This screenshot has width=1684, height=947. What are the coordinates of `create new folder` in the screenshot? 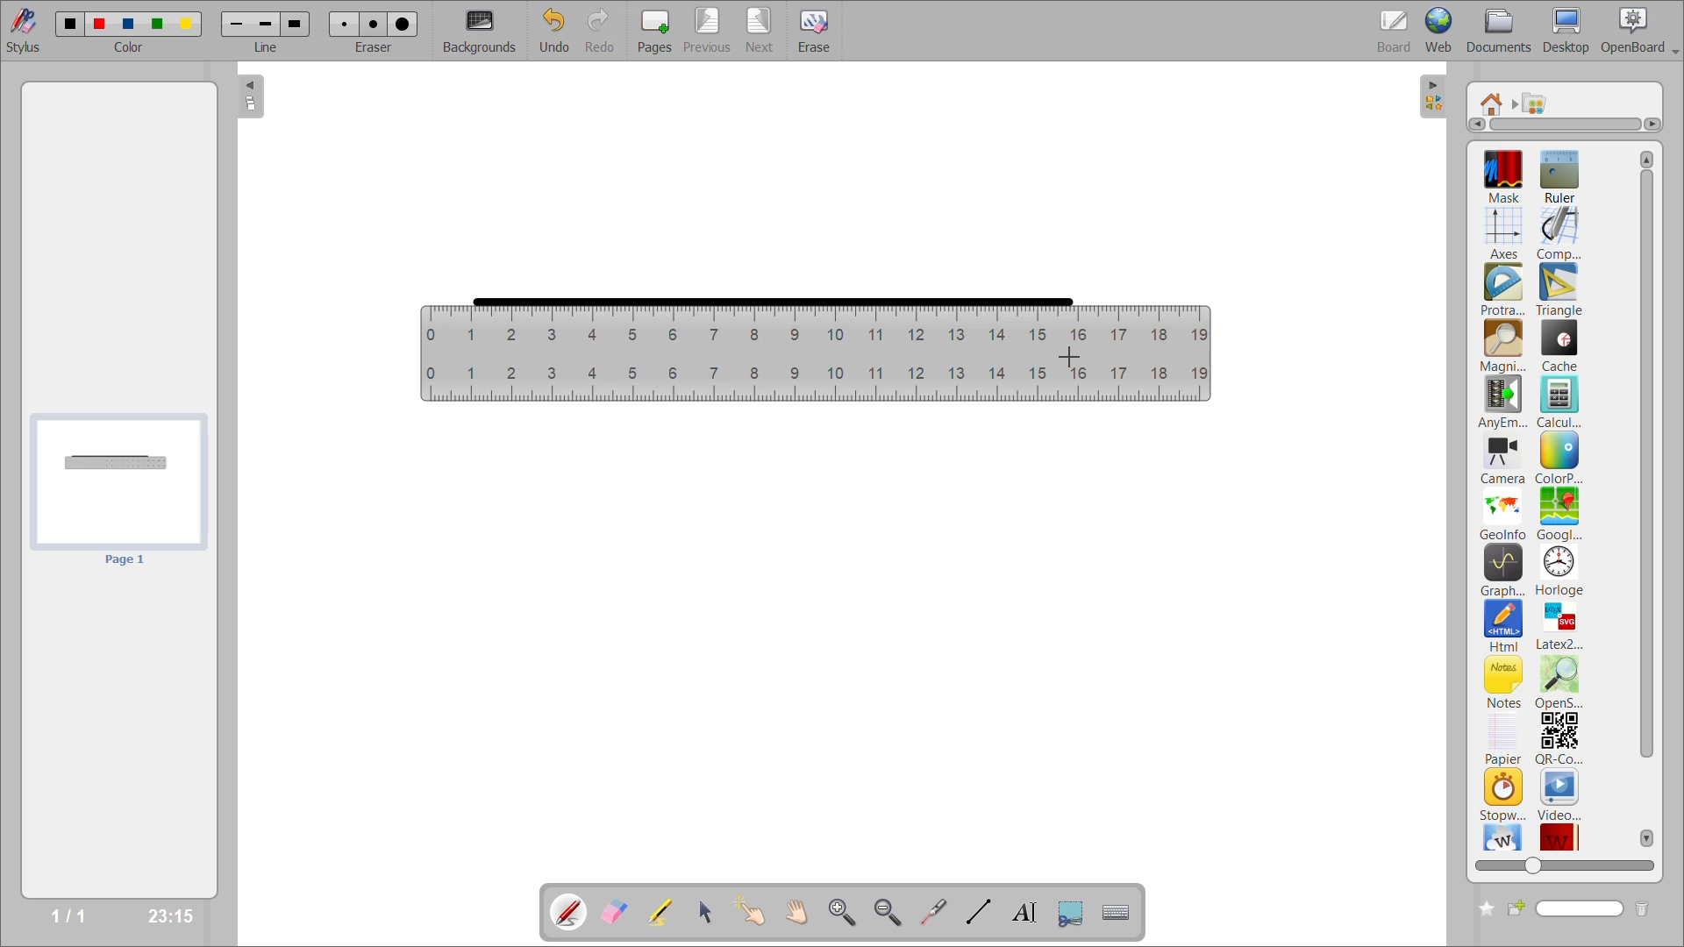 It's located at (1483, 909).